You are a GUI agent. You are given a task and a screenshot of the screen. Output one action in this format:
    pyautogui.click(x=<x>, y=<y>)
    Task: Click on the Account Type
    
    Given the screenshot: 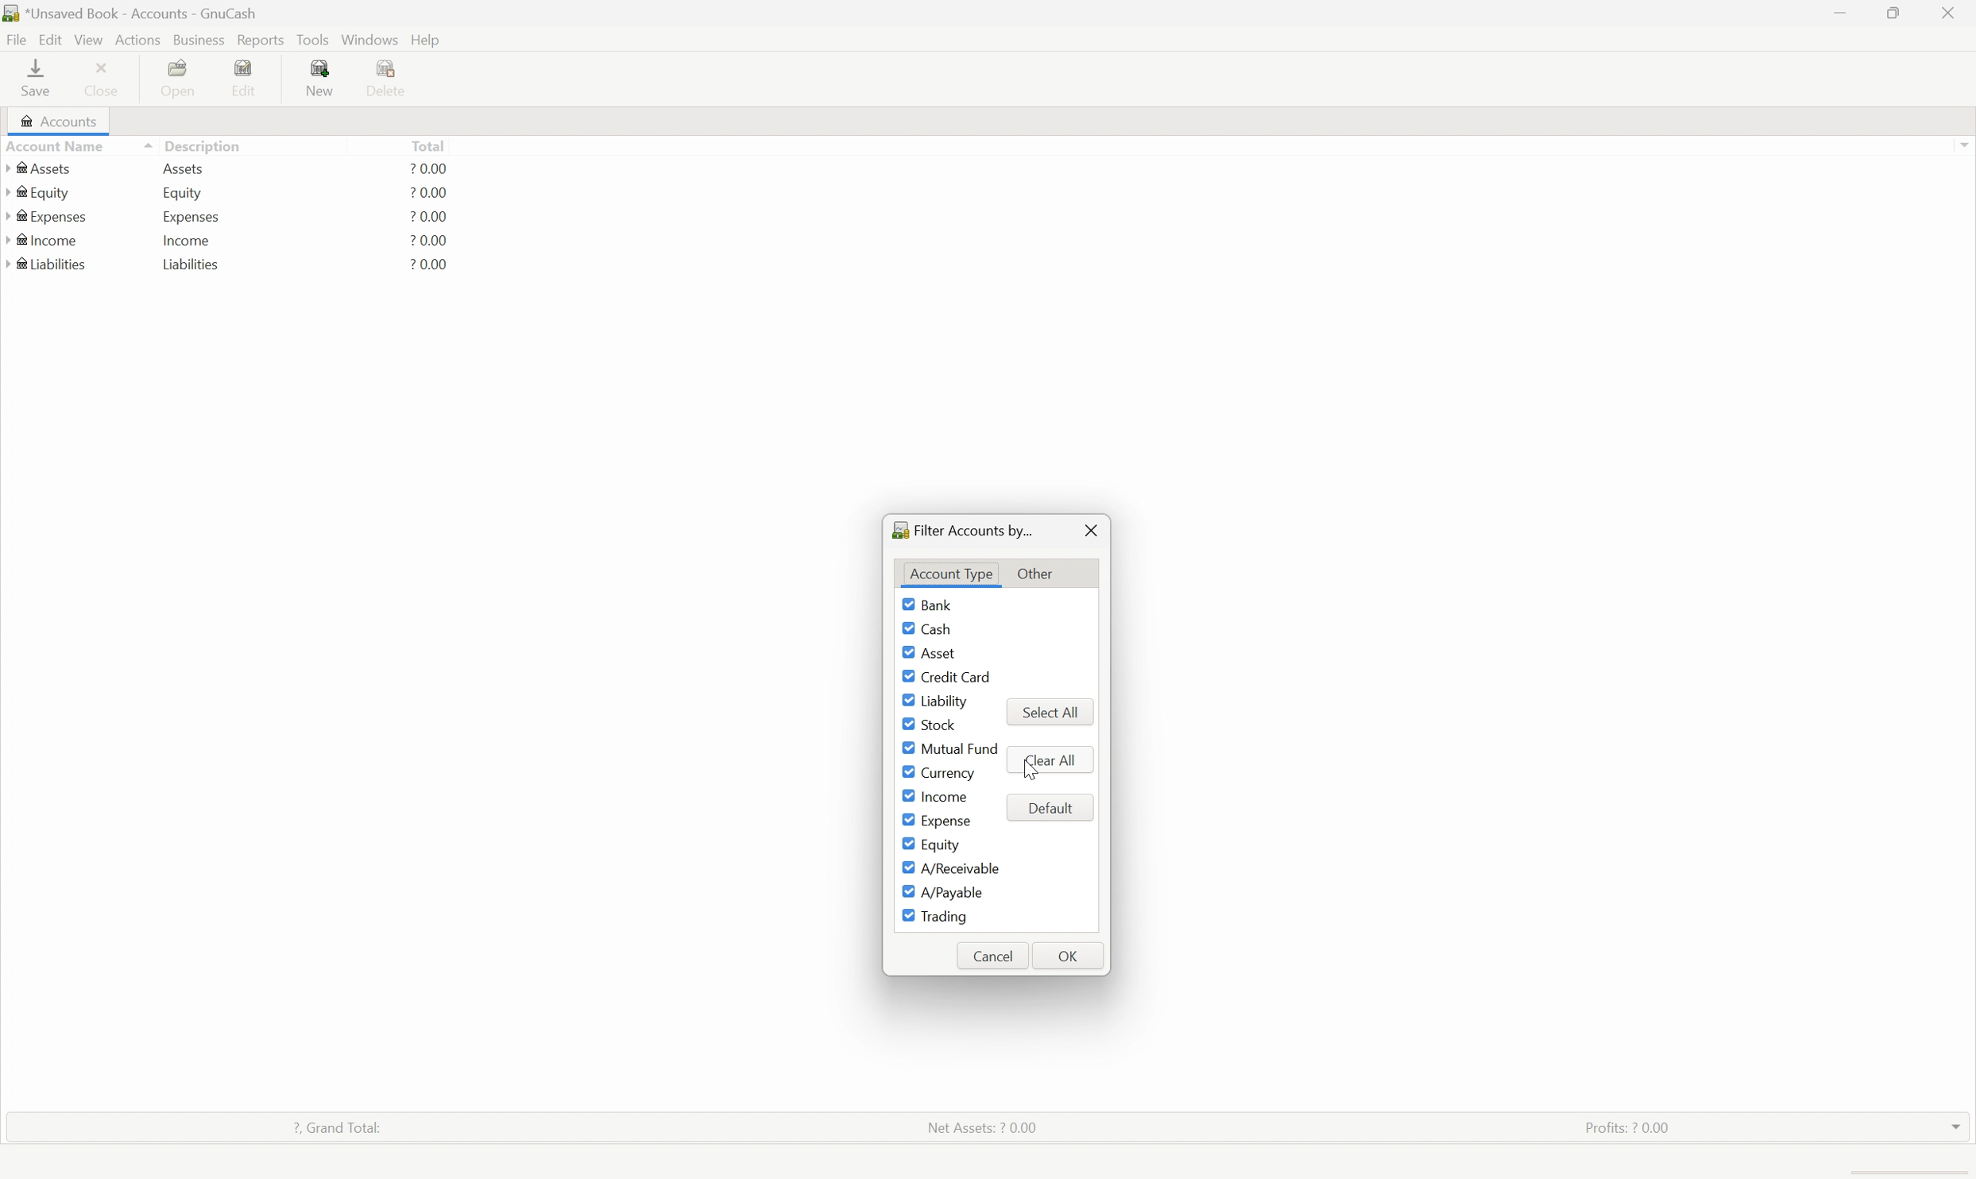 What is the action you would take?
    pyautogui.click(x=953, y=573)
    